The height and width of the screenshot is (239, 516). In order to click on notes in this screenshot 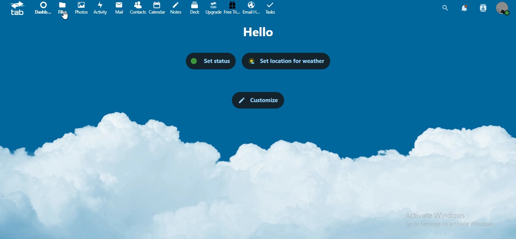, I will do `click(177, 8)`.